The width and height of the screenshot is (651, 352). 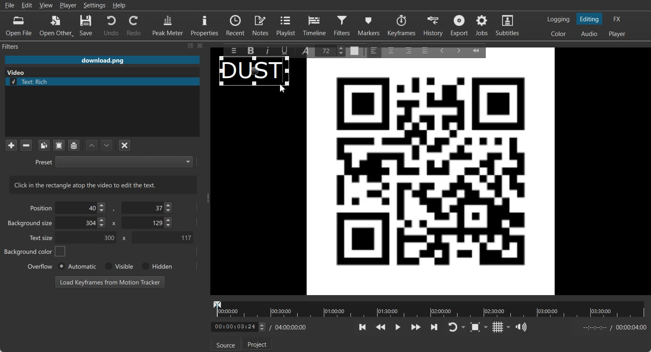 I want to click on Menu, so click(x=232, y=50).